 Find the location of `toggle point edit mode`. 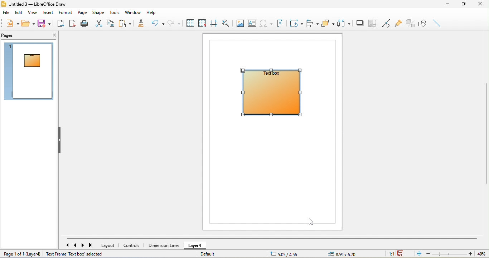

toggle point edit mode is located at coordinates (387, 23).